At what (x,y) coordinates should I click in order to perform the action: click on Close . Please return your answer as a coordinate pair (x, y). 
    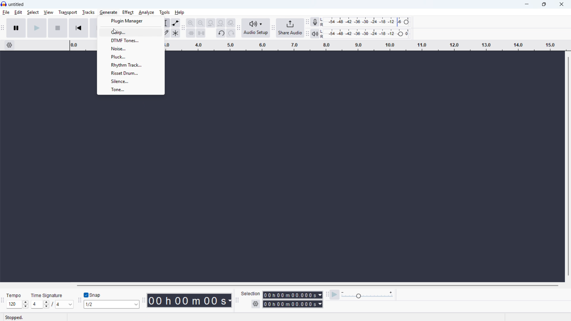
    Looking at the image, I should click on (561, 4).